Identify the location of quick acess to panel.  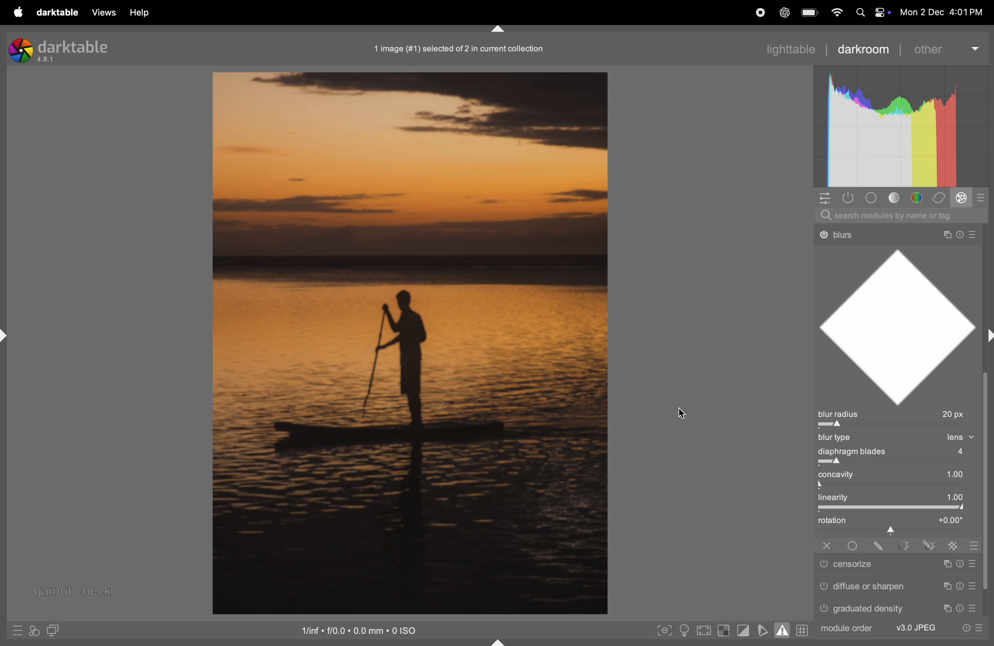
(823, 199).